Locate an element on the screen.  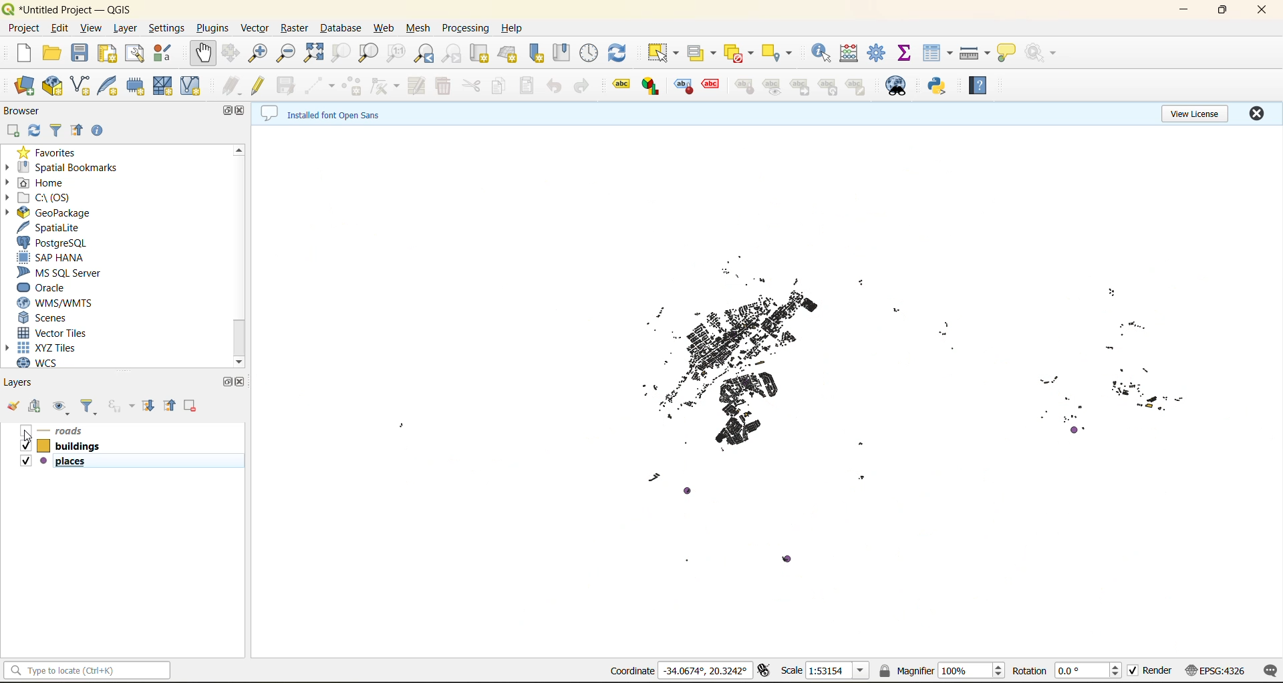
pan to selection is located at coordinates (229, 53).